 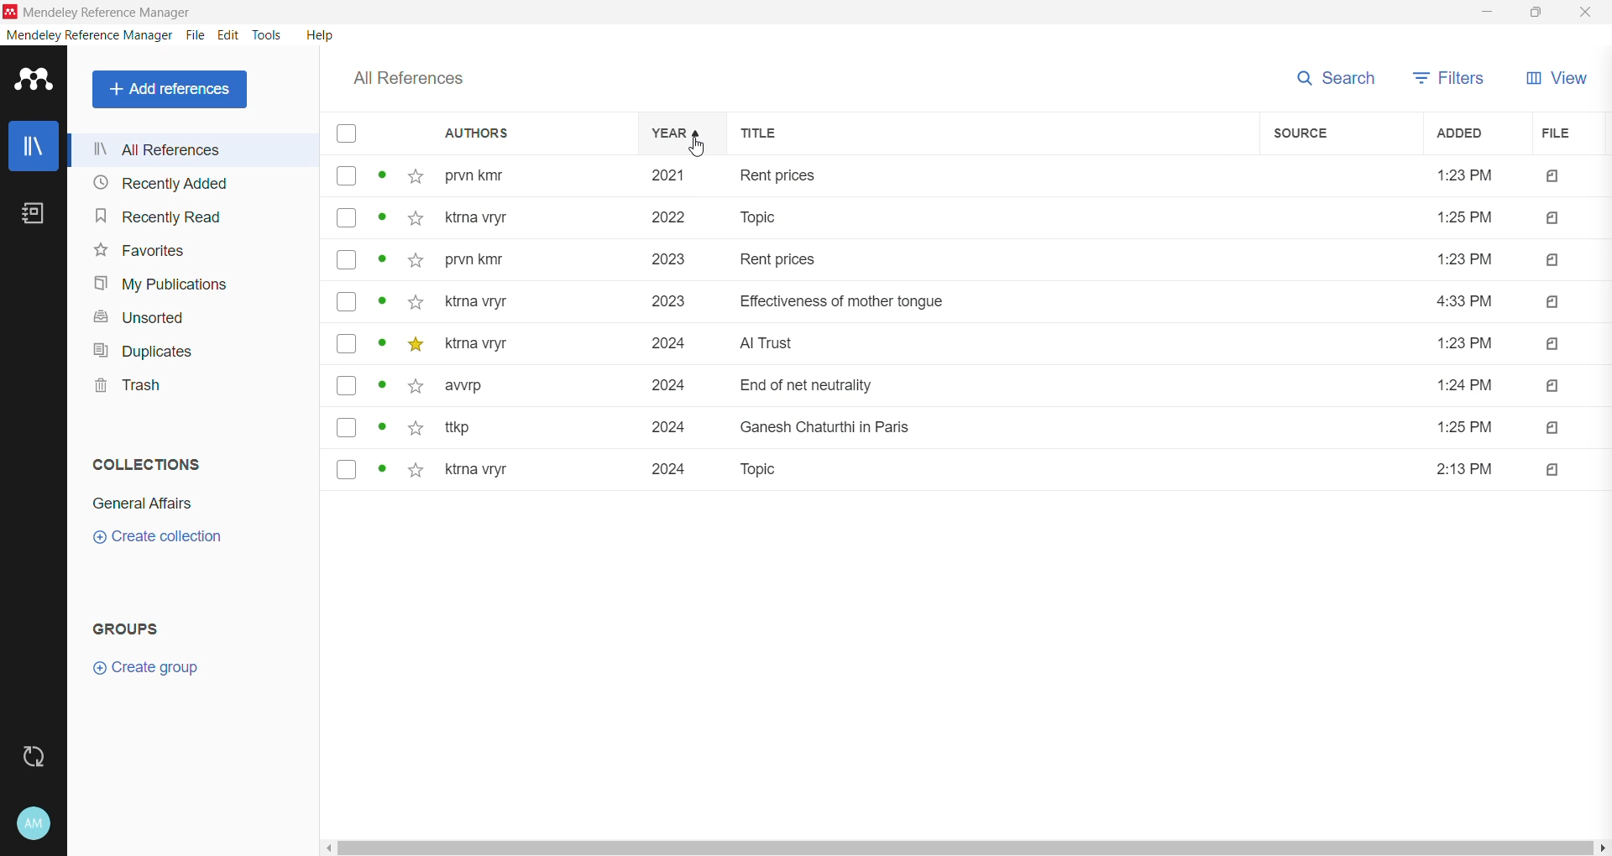 I want to click on Unsorted, so click(x=142, y=319).